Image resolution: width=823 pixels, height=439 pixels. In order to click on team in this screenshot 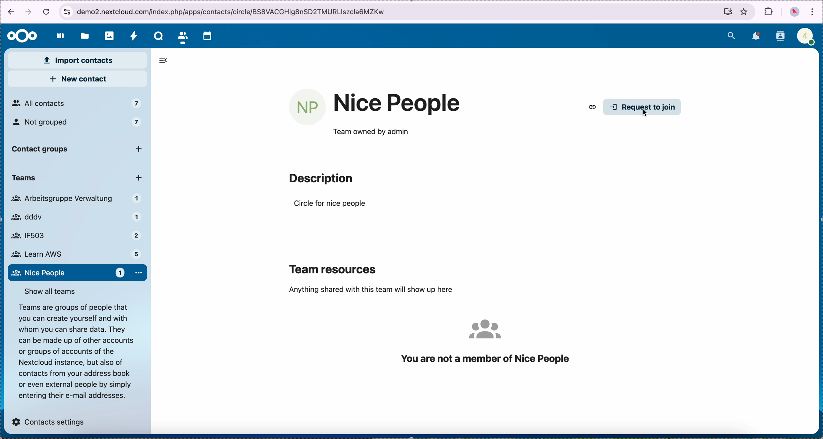, I will do `click(74, 179)`.